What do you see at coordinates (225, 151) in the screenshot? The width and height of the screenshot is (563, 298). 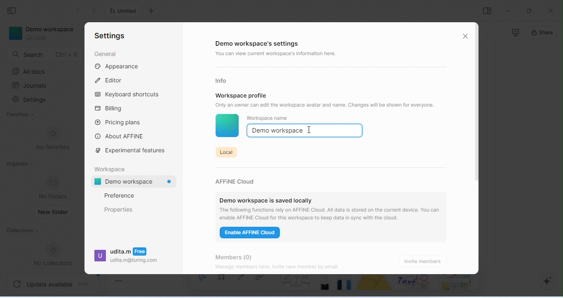 I see `local` at bounding box center [225, 151].